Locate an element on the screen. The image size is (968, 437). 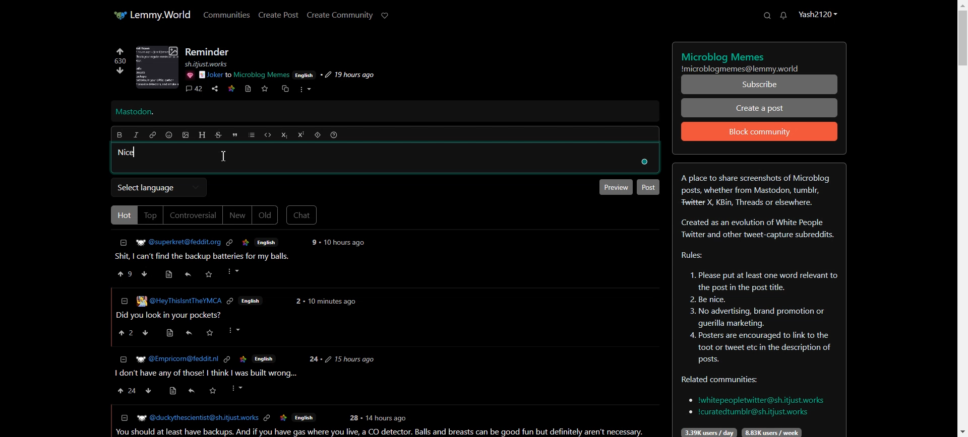
English is located at coordinates (304, 418).